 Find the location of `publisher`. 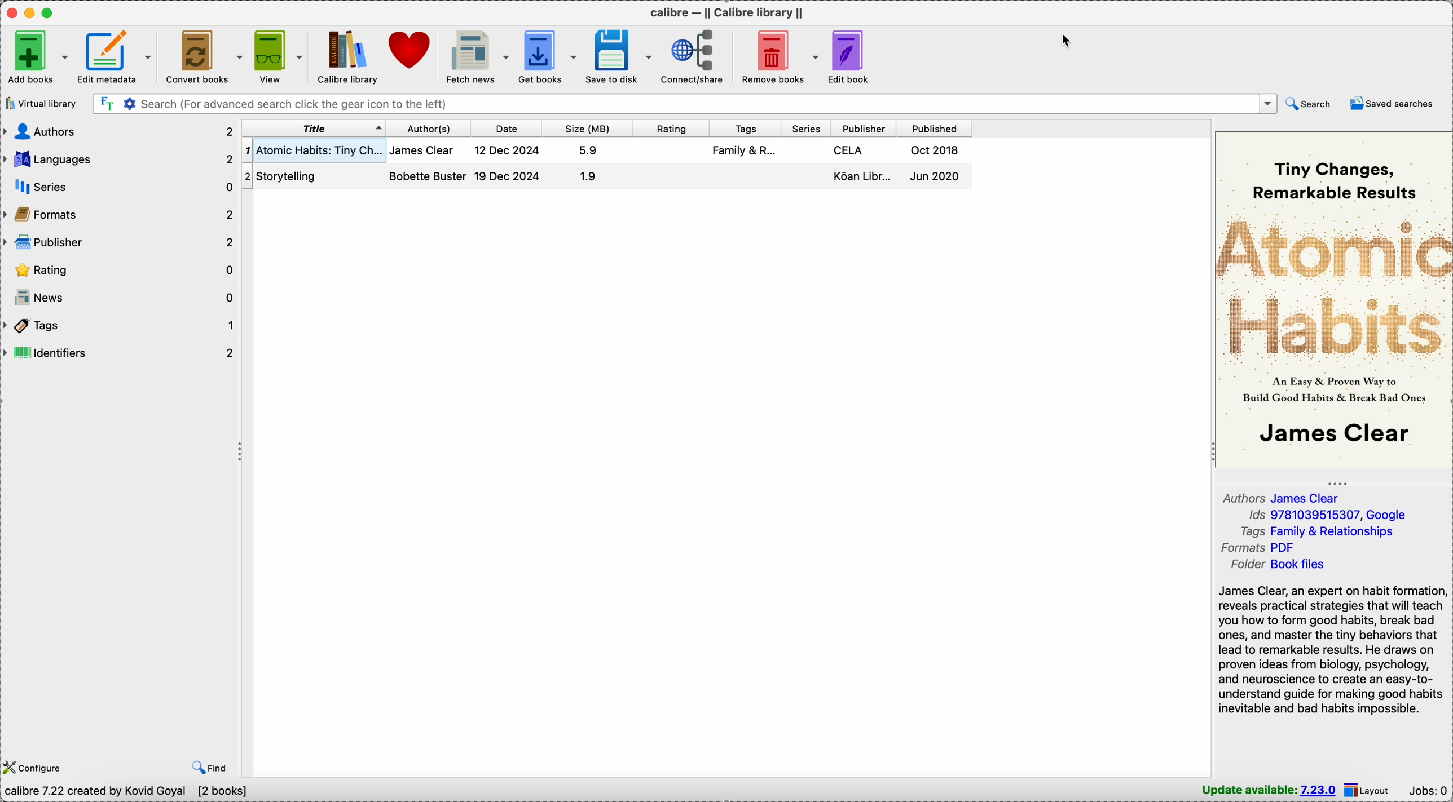

publisher is located at coordinates (860, 129).